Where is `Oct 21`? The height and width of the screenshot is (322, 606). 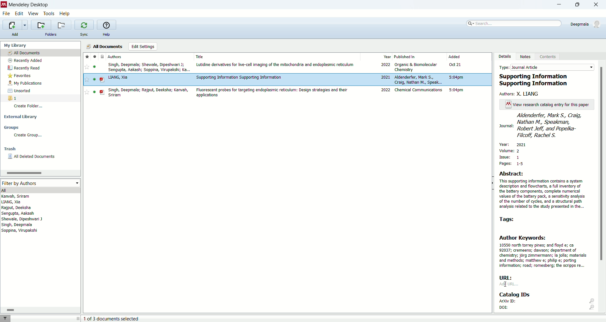 Oct 21 is located at coordinates (455, 64).